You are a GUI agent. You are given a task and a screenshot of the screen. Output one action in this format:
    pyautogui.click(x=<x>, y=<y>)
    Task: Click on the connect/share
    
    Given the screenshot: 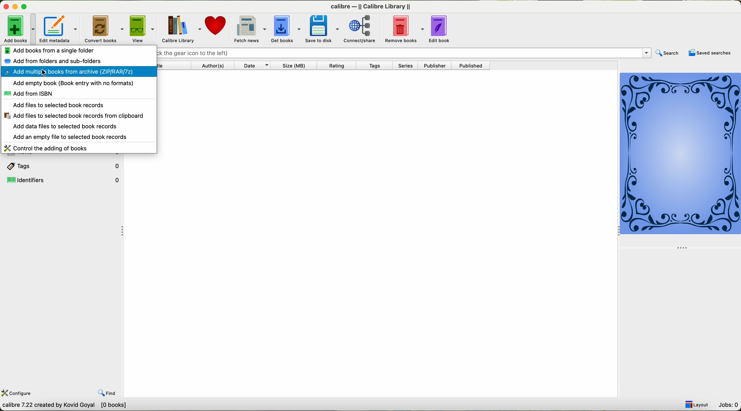 What is the action you would take?
    pyautogui.click(x=362, y=29)
    